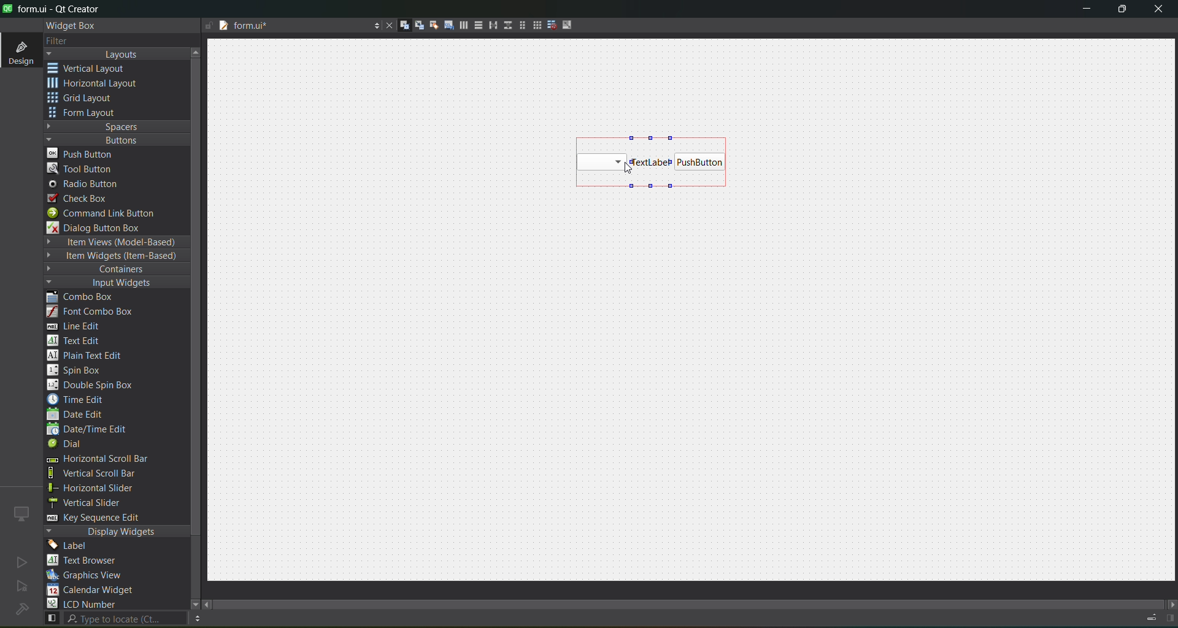  I want to click on filter, so click(66, 42).